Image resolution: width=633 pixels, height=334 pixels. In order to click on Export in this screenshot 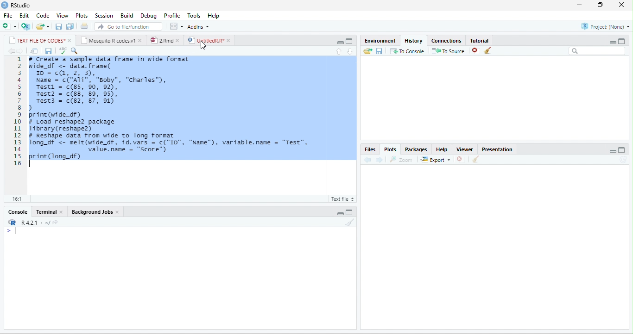, I will do `click(436, 159)`.